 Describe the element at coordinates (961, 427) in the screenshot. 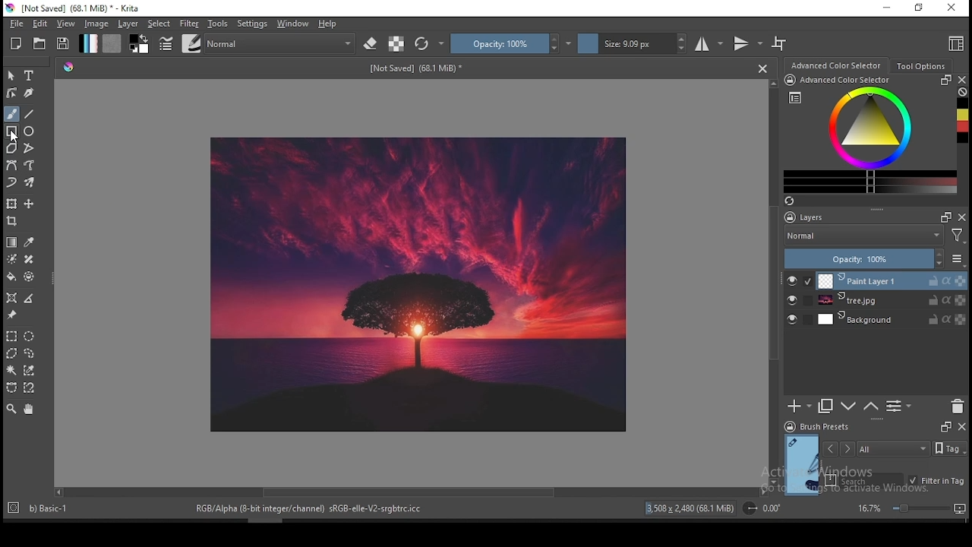

I see `close docker` at that location.